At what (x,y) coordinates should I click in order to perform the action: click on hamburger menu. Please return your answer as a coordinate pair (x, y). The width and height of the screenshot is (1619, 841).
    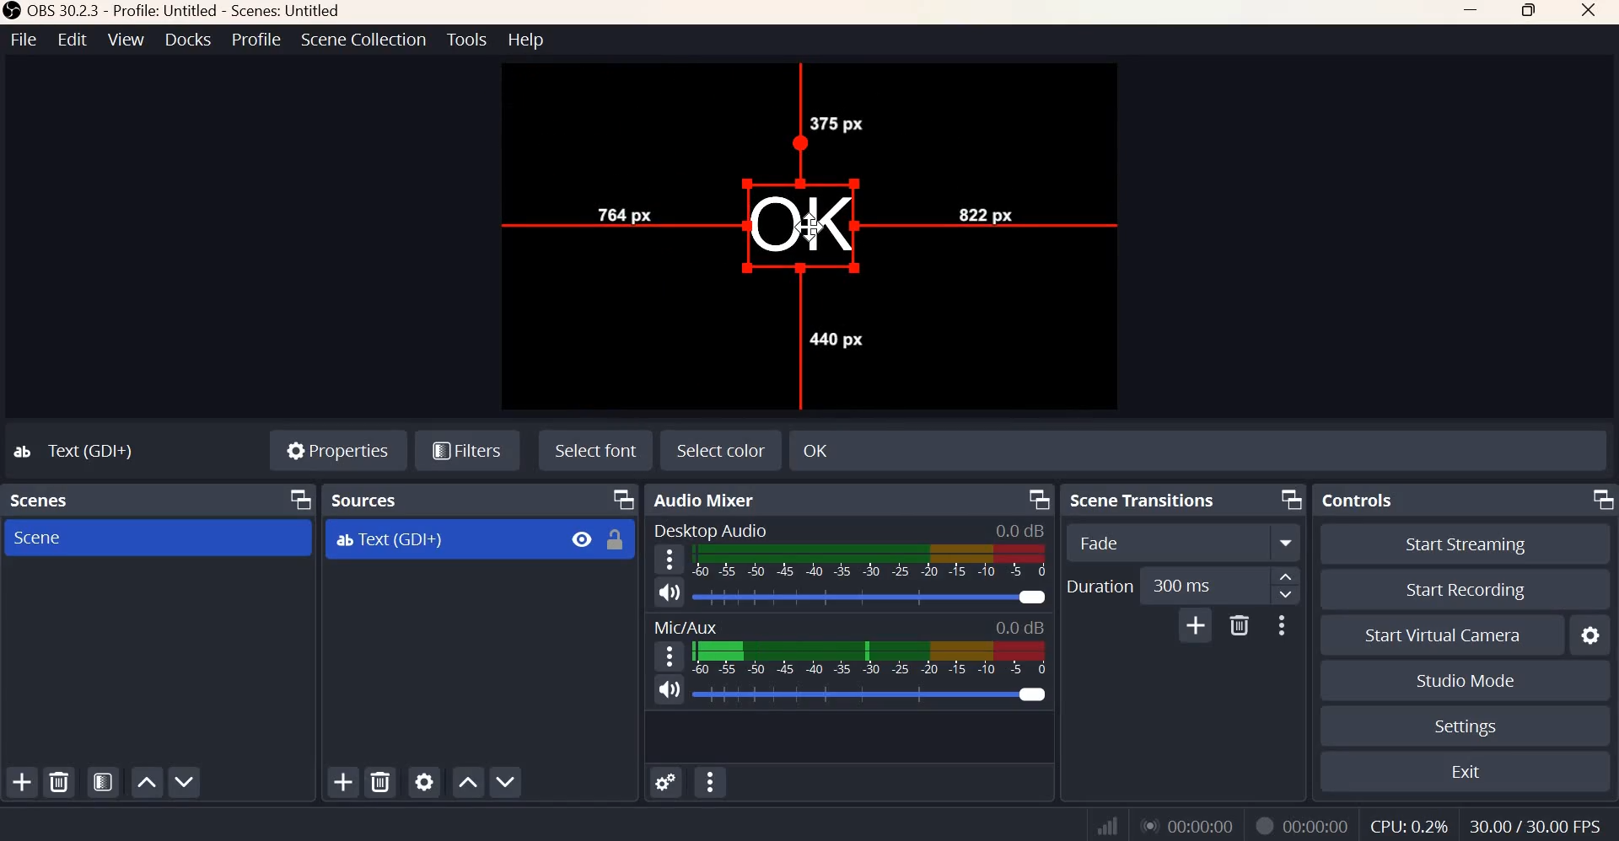
    Looking at the image, I should click on (666, 560).